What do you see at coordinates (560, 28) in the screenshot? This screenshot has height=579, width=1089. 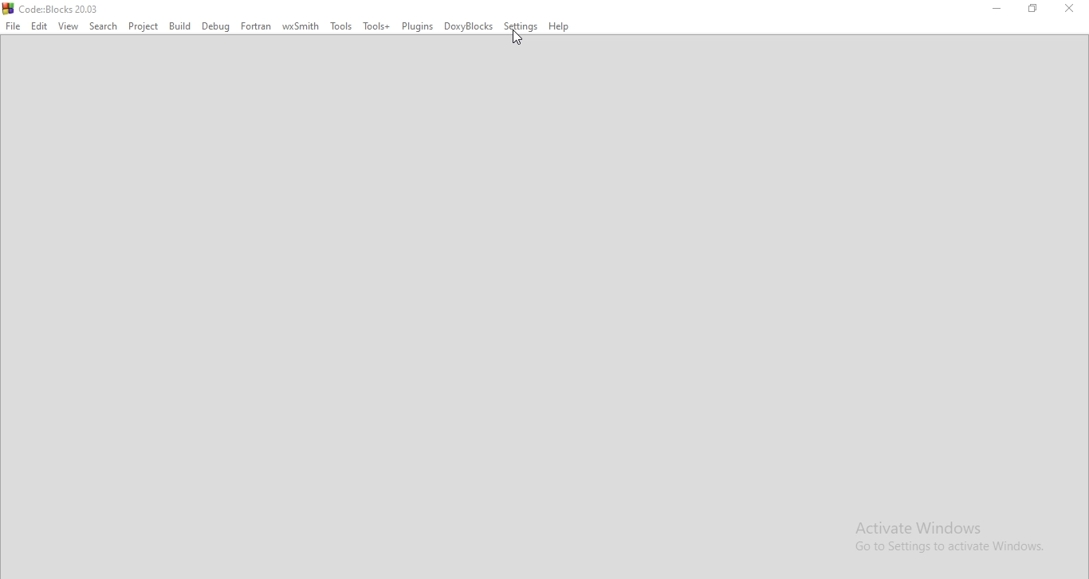 I see `Help` at bounding box center [560, 28].